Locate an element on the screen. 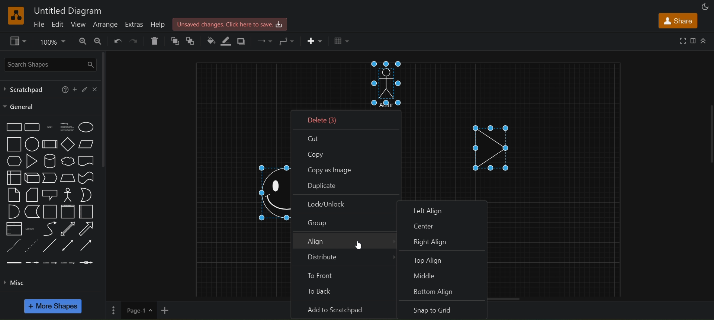  search shapes is located at coordinates (50, 63).